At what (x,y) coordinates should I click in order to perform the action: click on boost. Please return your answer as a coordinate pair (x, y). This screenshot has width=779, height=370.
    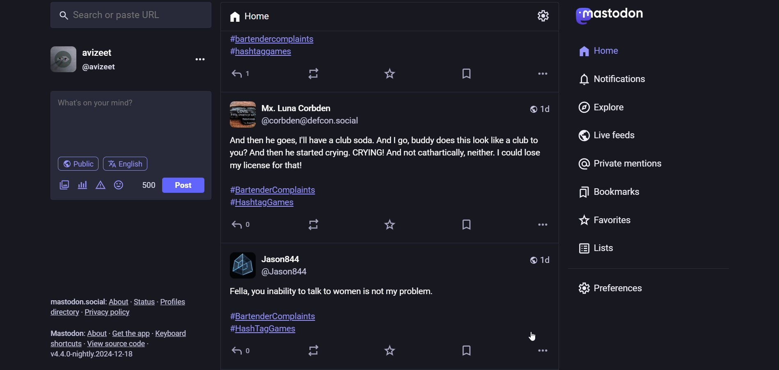
    Looking at the image, I should click on (314, 226).